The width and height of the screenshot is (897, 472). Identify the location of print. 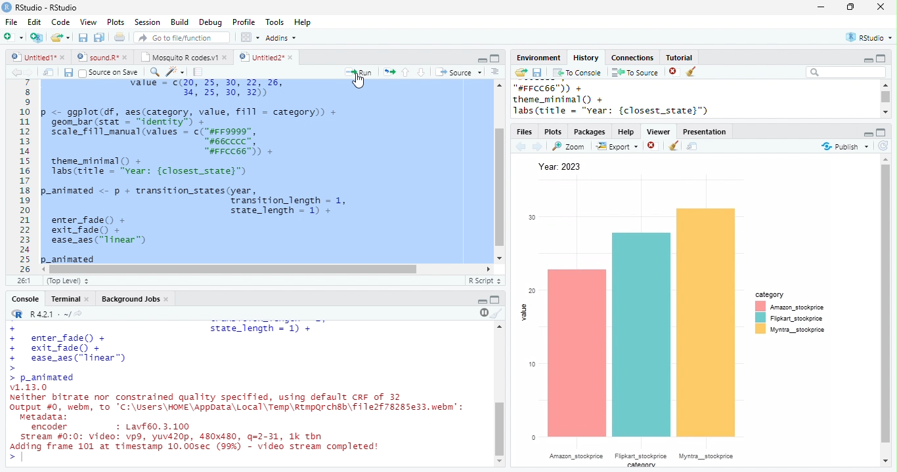
(119, 37).